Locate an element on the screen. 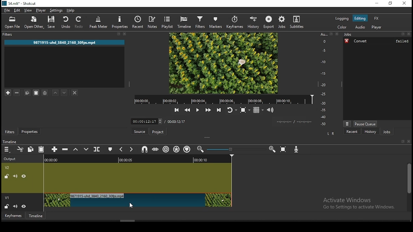 The width and height of the screenshot is (413, 232). export is located at coordinates (268, 22).